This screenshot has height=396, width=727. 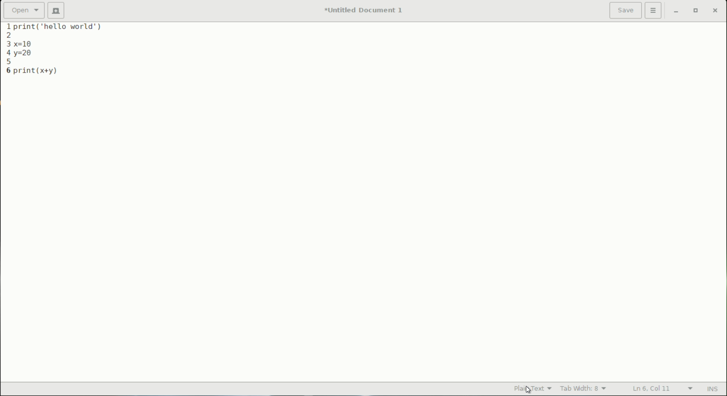 I want to click on cursor position, so click(x=653, y=389).